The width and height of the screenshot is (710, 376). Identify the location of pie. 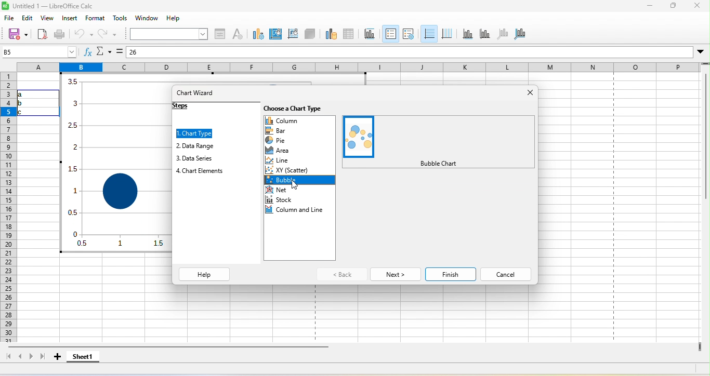
(279, 141).